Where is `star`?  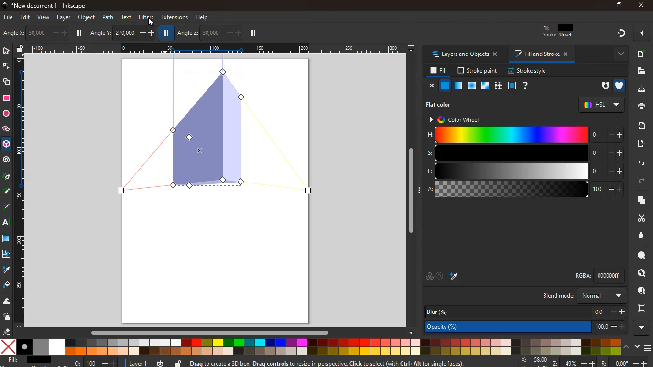
star is located at coordinates (7, 130).